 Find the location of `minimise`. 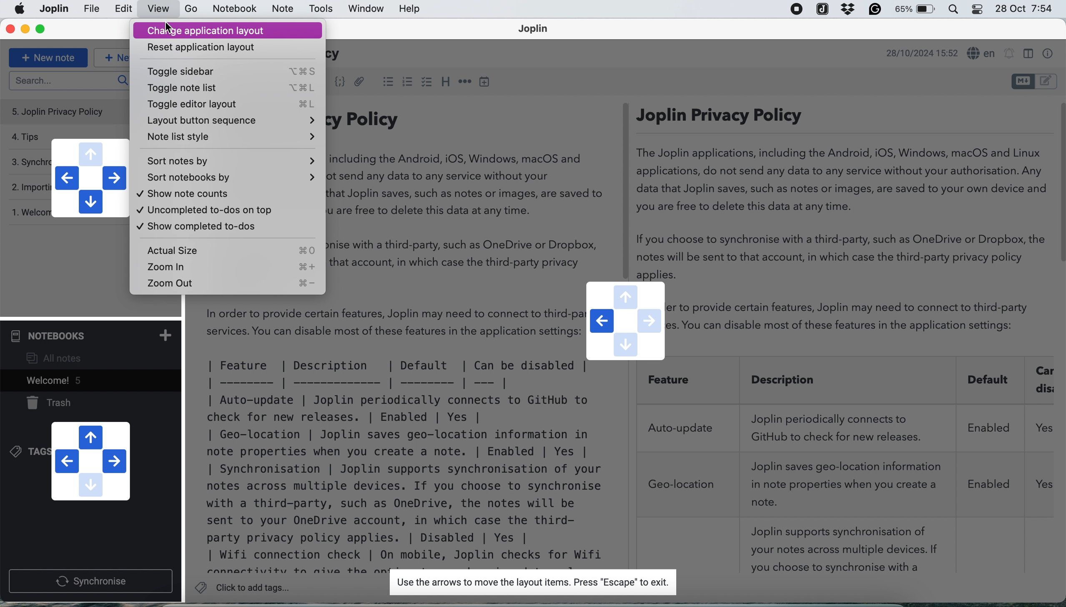

minimise is located at coordinates (26, 29).